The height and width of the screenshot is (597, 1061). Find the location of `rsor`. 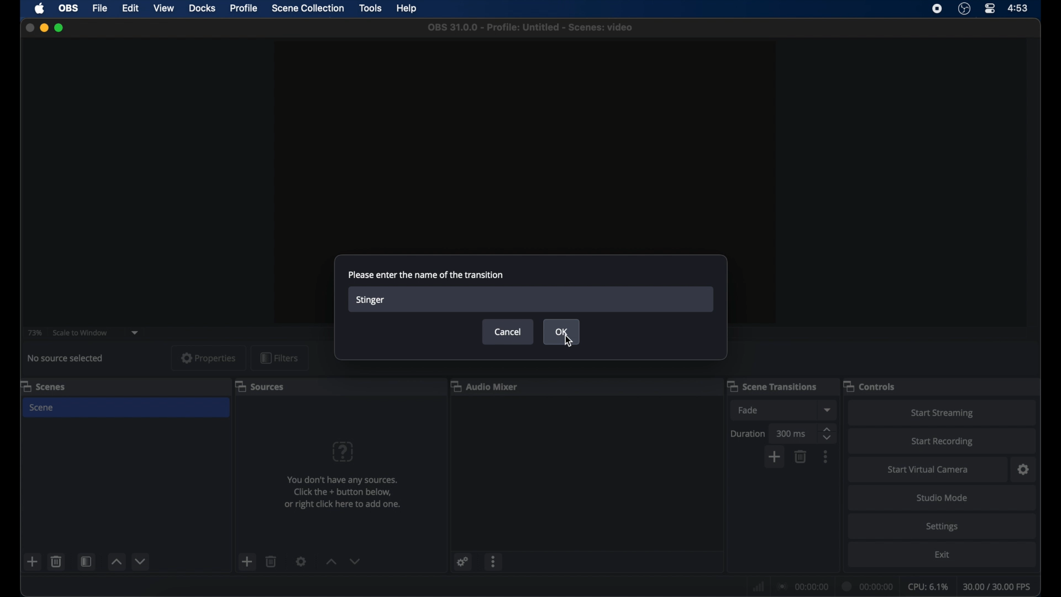

rsor is located at coordinates (568, 342).